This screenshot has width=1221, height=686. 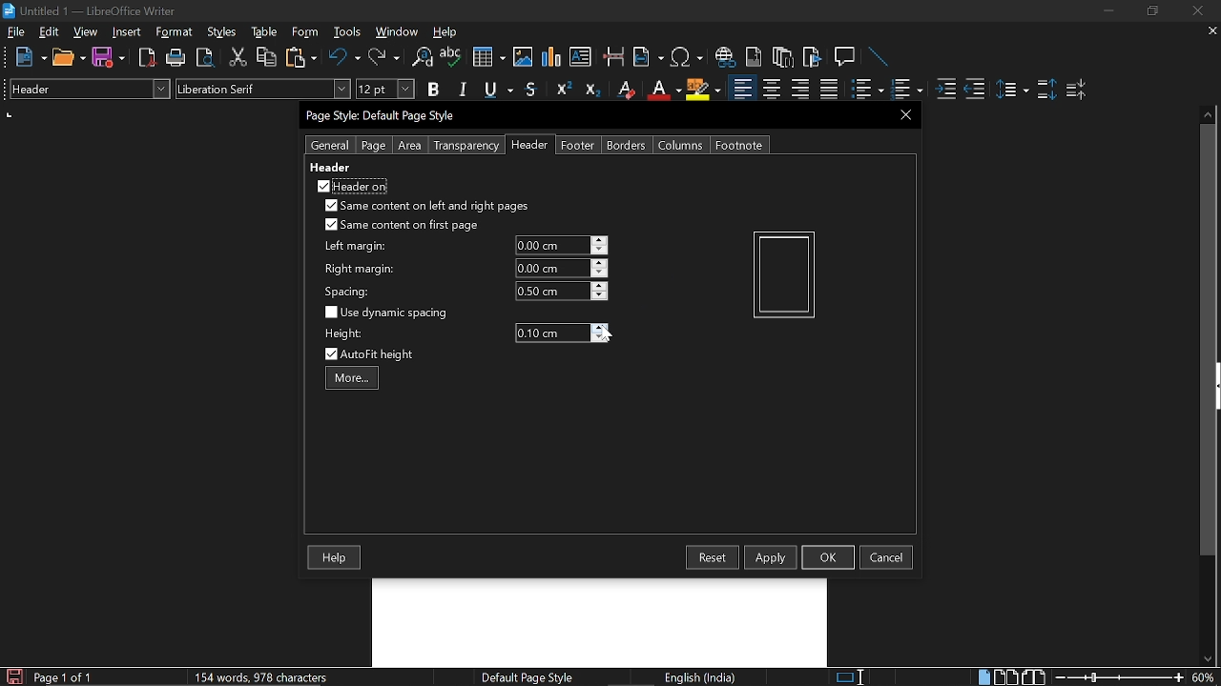 I want to click on Change zoom, so click(x=1120, y=677).